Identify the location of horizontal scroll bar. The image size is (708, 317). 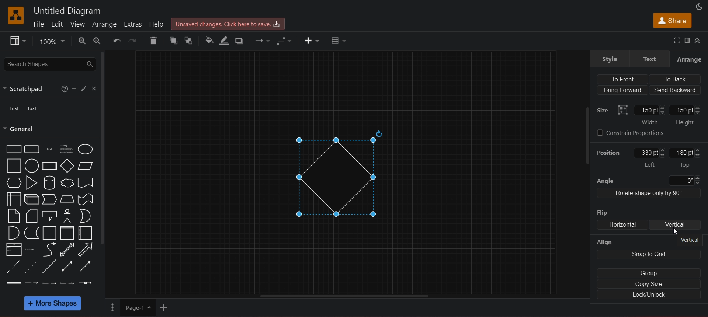
(344, 296).